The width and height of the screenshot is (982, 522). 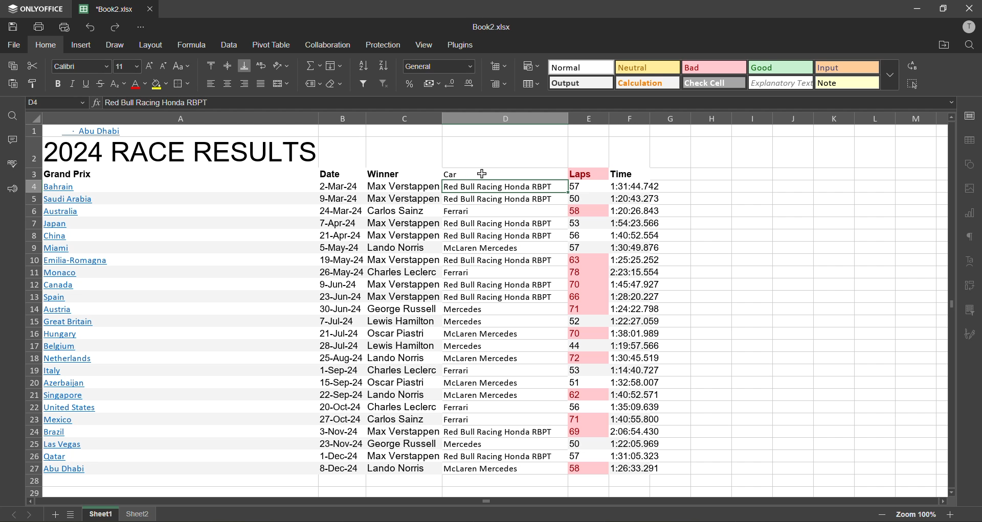 What do you see at coordinates (52, 516) in the screenshot?
I see `add new sheet` at bounding box center [52, 516].